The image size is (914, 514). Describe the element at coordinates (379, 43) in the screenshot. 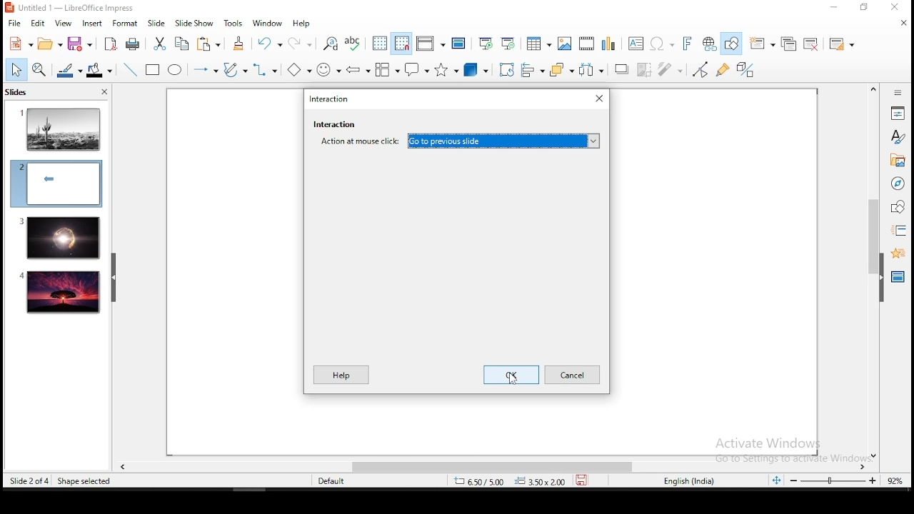

I see `display grid` at that location.